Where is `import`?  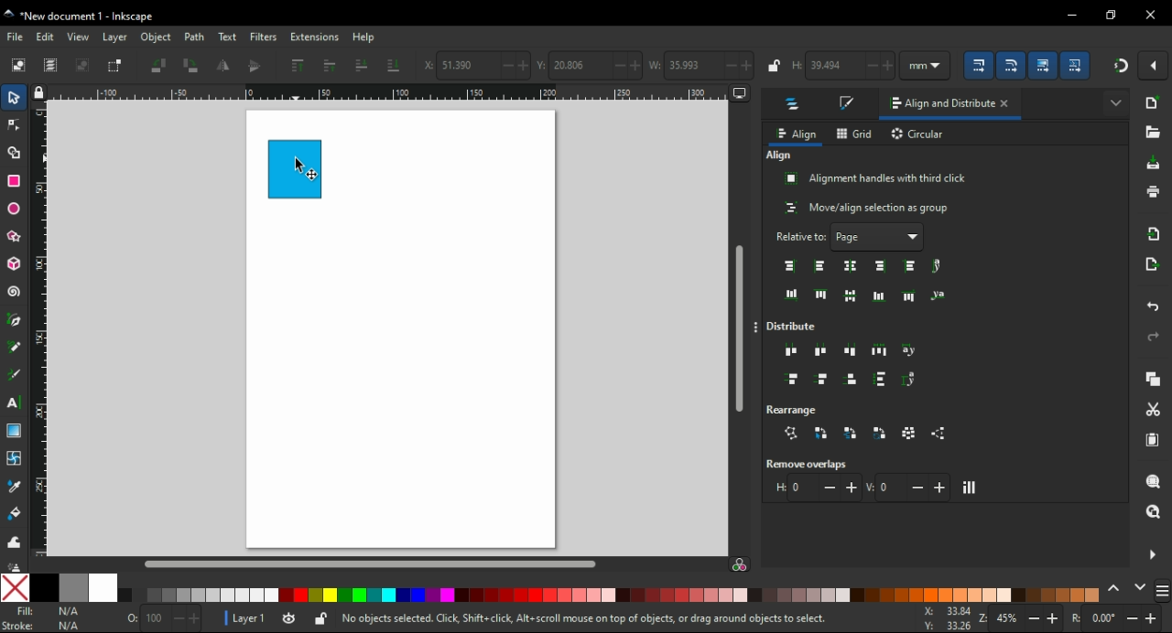
import is located at coordinates (1156, 233).